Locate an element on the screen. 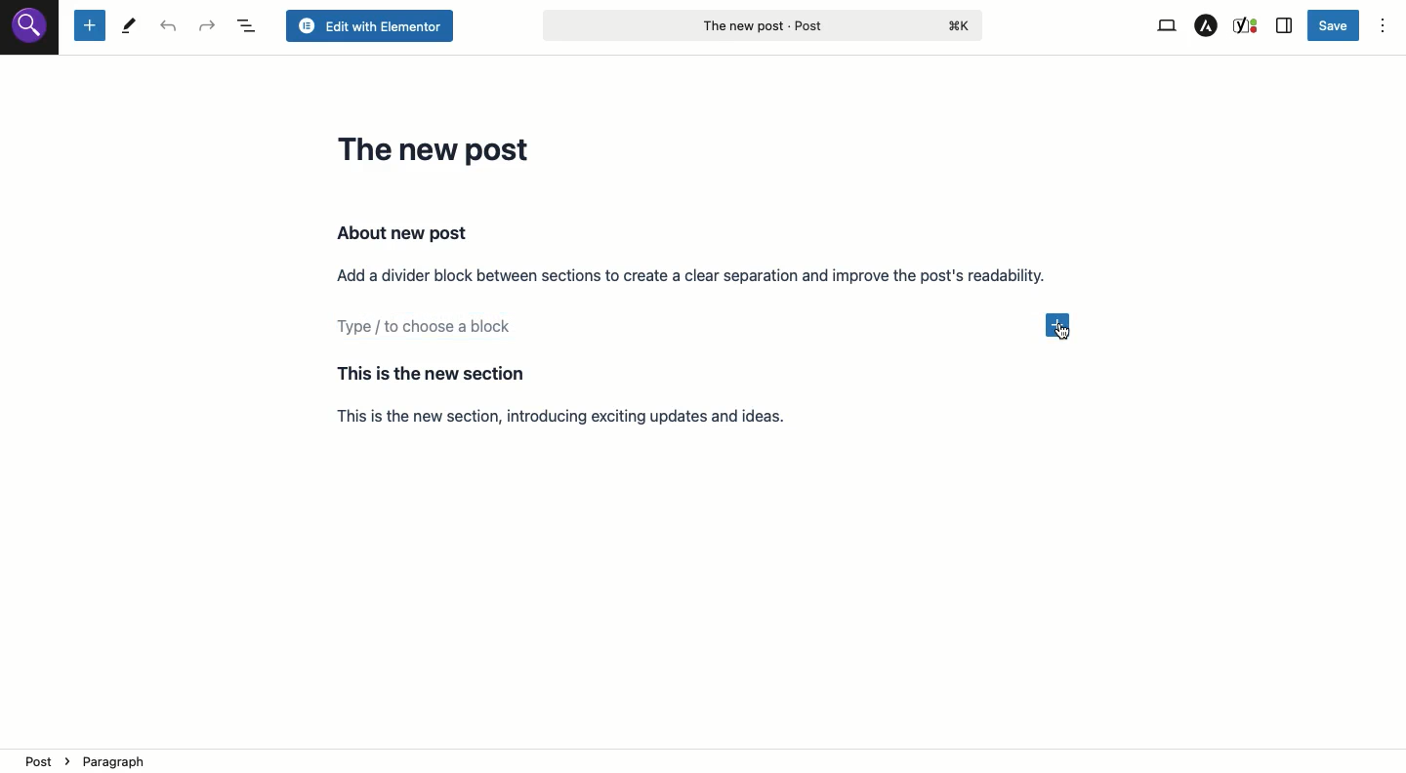 Image resolution: width=1406 pixels, height=773 pixels. Redo is located at coordinates (208, 26).